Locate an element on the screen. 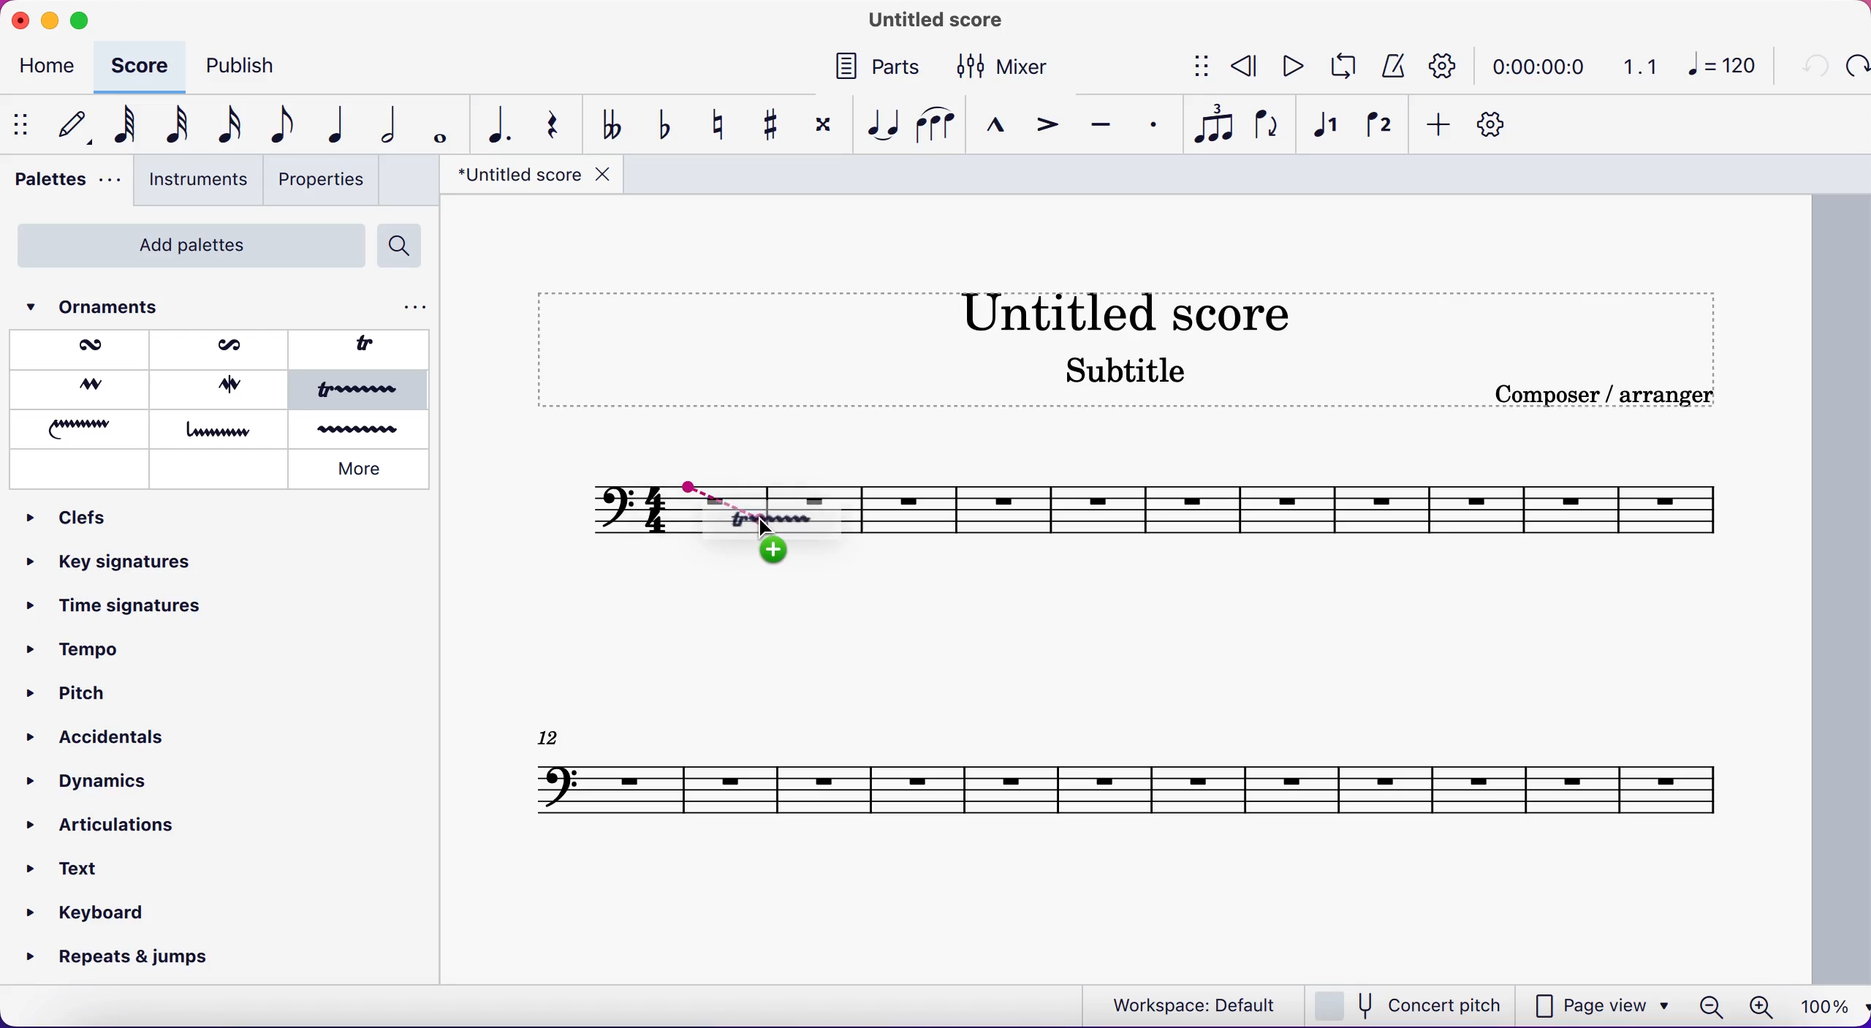 This screenshot has width=1871, height=1028. palettes is located at coordinates (62, 184).